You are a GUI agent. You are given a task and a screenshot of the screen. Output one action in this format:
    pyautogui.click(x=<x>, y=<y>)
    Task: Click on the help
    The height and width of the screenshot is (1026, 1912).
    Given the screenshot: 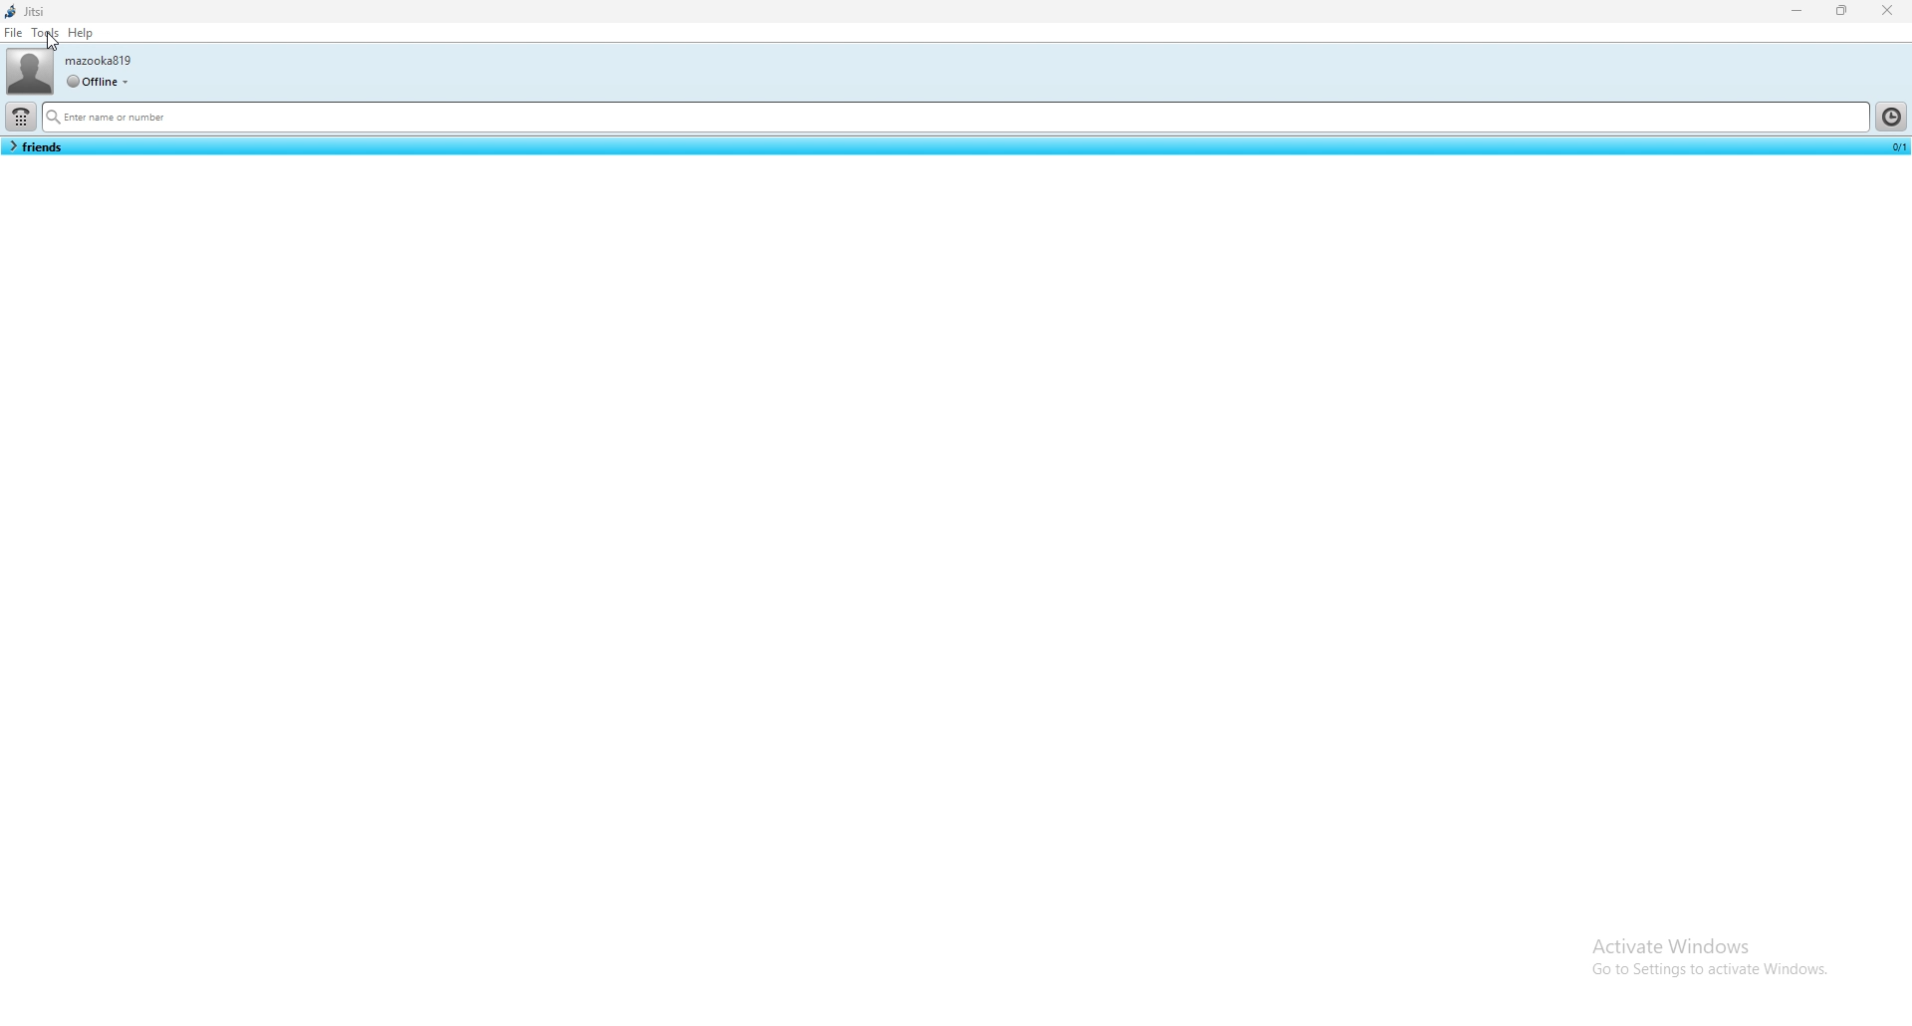 What is the action you would take?
    pyautogui.click(x=82, y=33)
    